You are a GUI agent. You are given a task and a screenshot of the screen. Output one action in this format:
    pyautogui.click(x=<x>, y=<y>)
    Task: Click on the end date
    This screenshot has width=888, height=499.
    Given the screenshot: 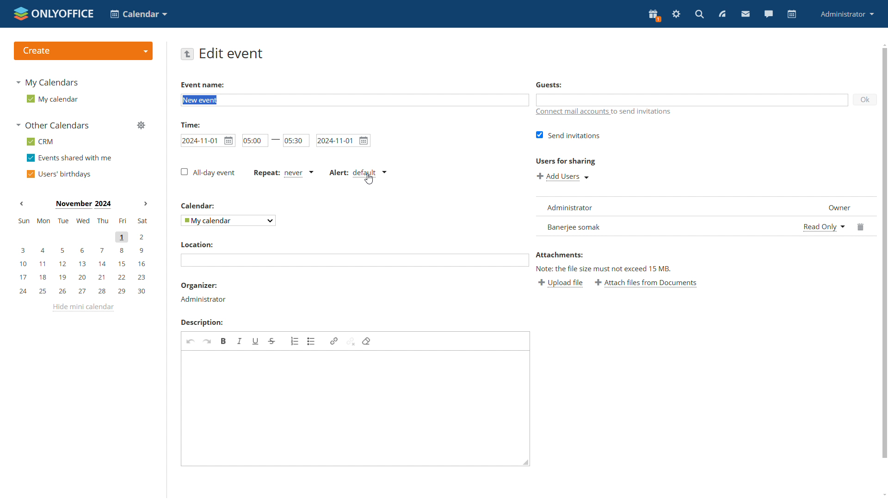 What is the action you would take?
    pyautogui.click(x=344, y=140)
    